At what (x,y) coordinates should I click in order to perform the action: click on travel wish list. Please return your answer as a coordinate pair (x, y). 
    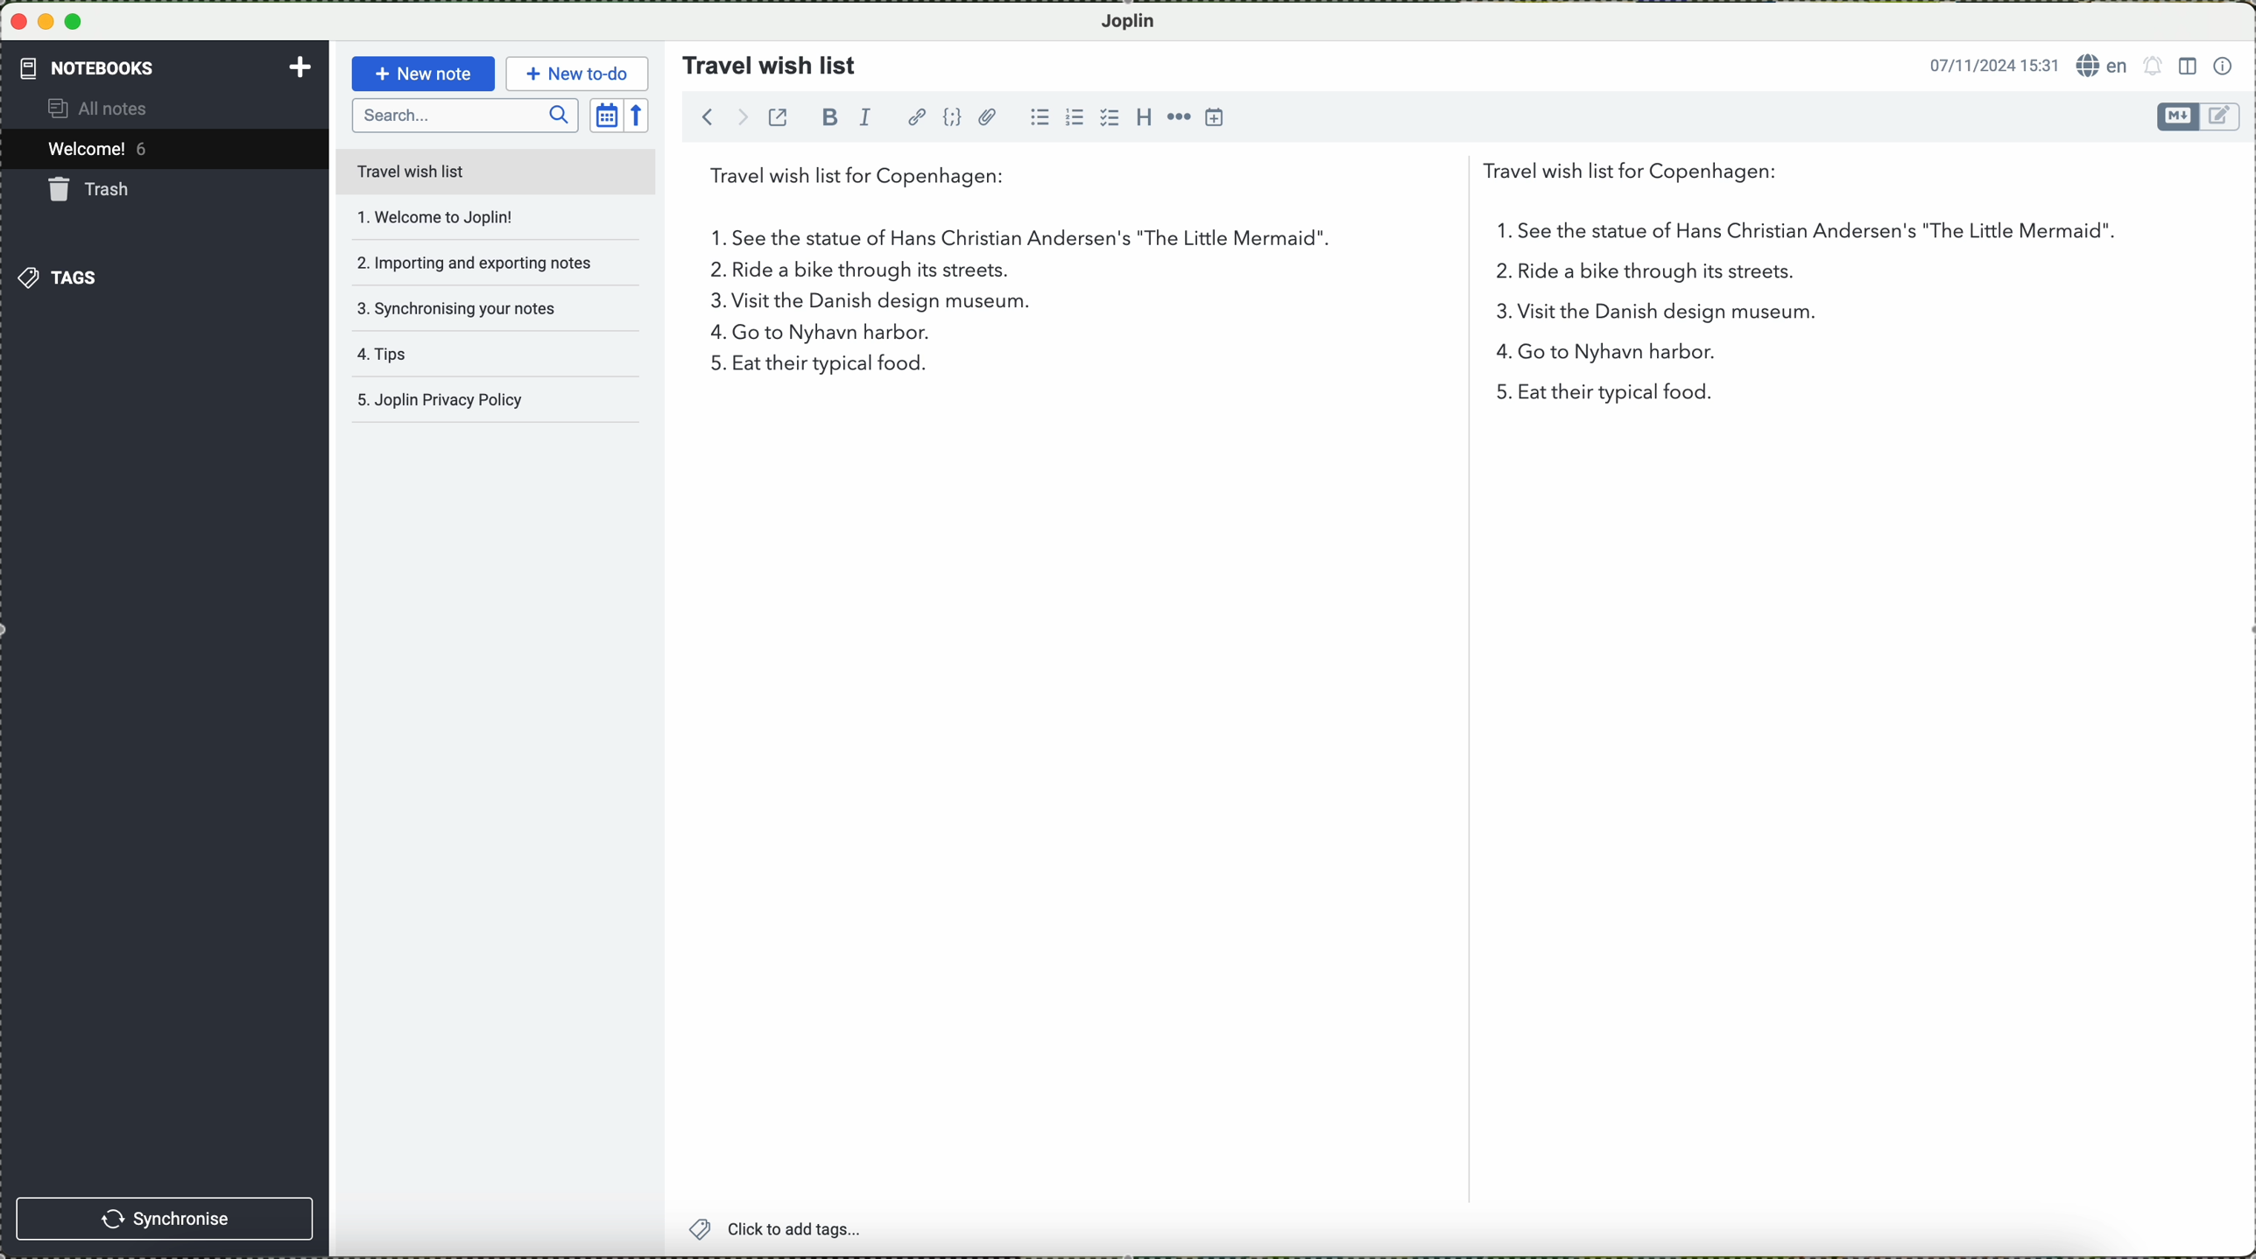
    Looking at the image, I should click on (763, 60).